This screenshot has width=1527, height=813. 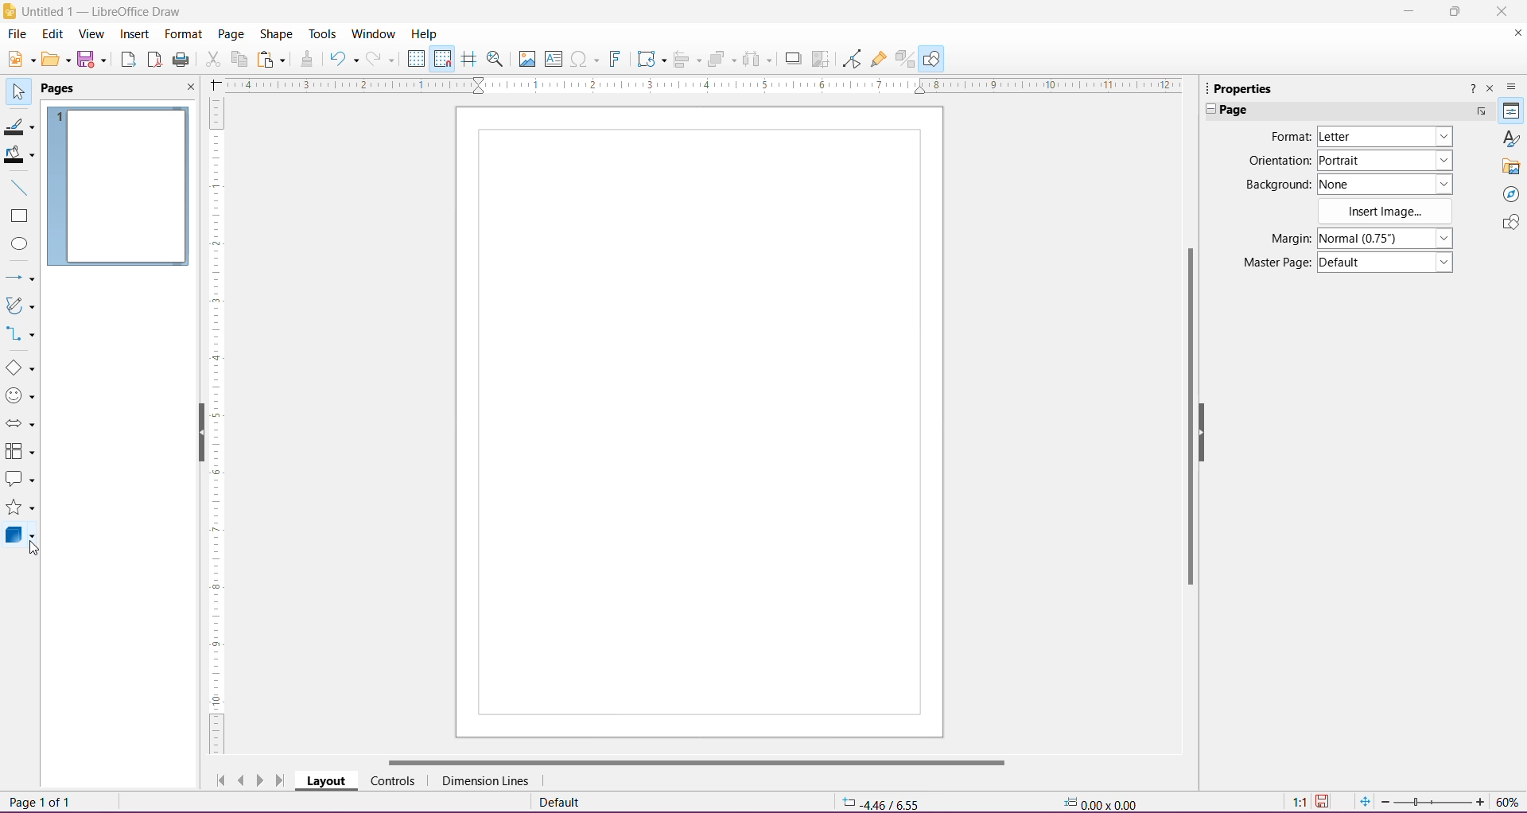 What do you see at coordinates (1240, 88) in the screenshot?
I see `Properties` at bounding box center [1240, 88].